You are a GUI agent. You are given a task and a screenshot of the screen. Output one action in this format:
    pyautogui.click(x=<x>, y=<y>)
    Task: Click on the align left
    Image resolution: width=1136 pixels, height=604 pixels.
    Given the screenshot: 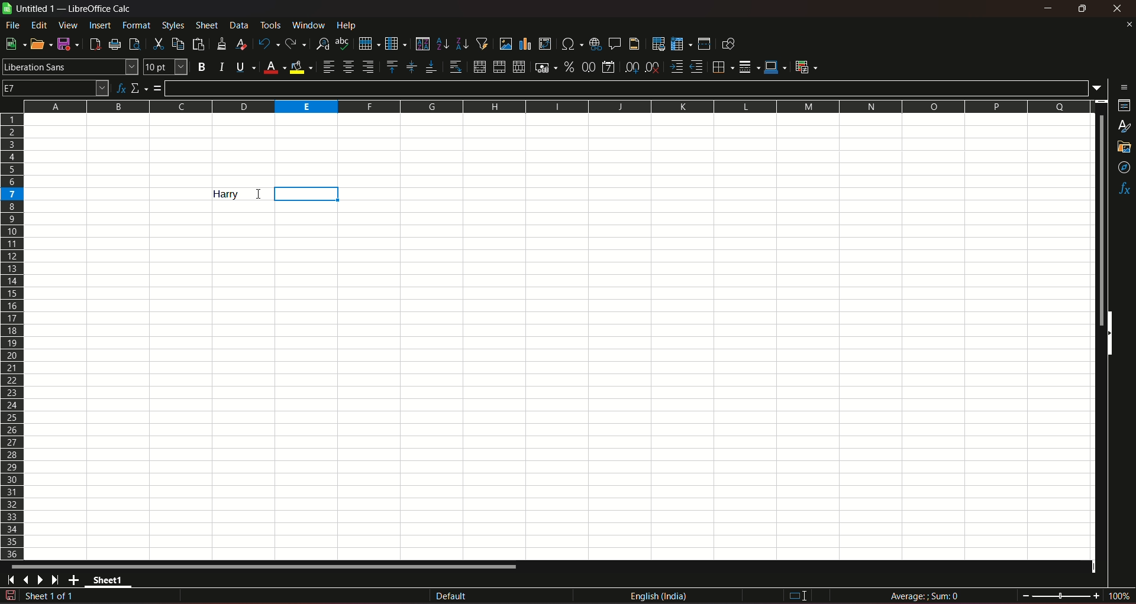 What is the action you would take?
    pyautogui.click(x=328, y=67)
    